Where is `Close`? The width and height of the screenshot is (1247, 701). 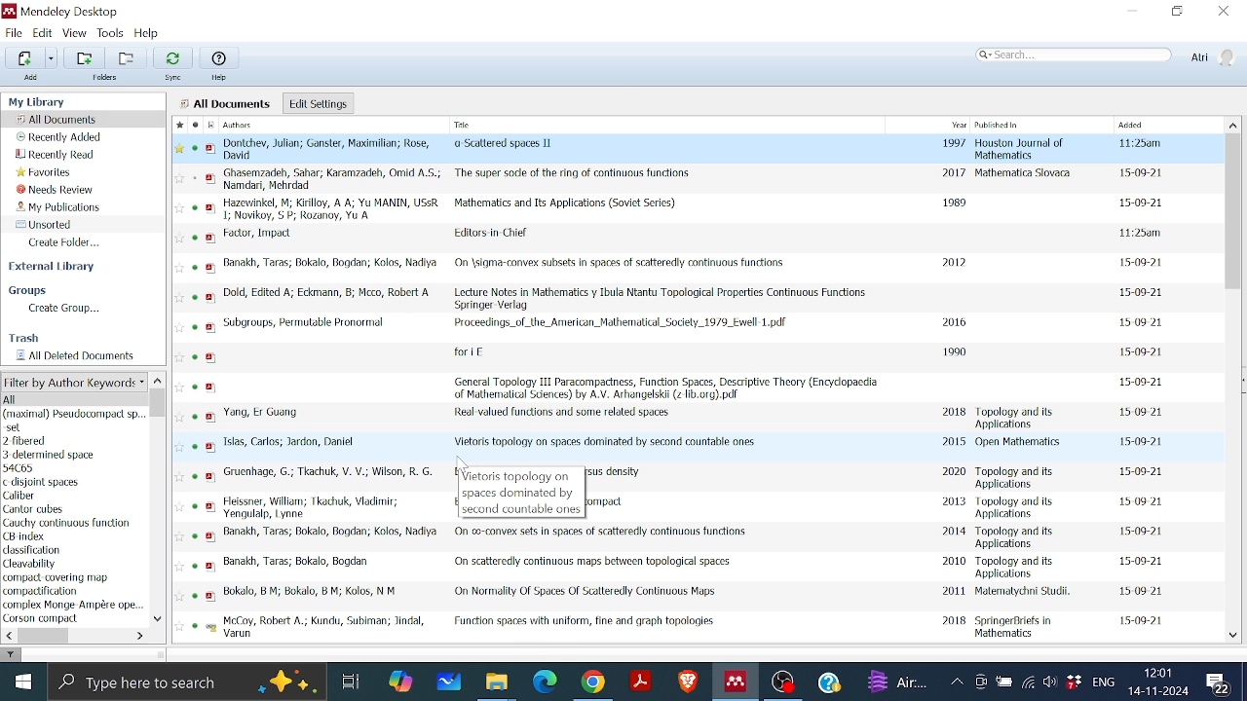
Close is located at coordinates (1227, 12).